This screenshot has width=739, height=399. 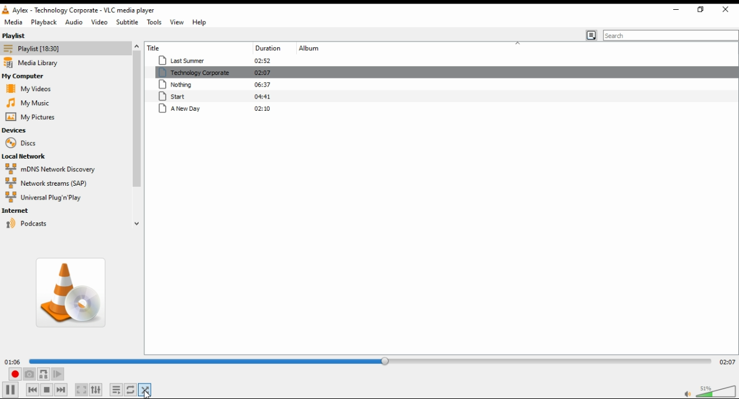 I want to click on seek bar, so click(x=370, y=360).